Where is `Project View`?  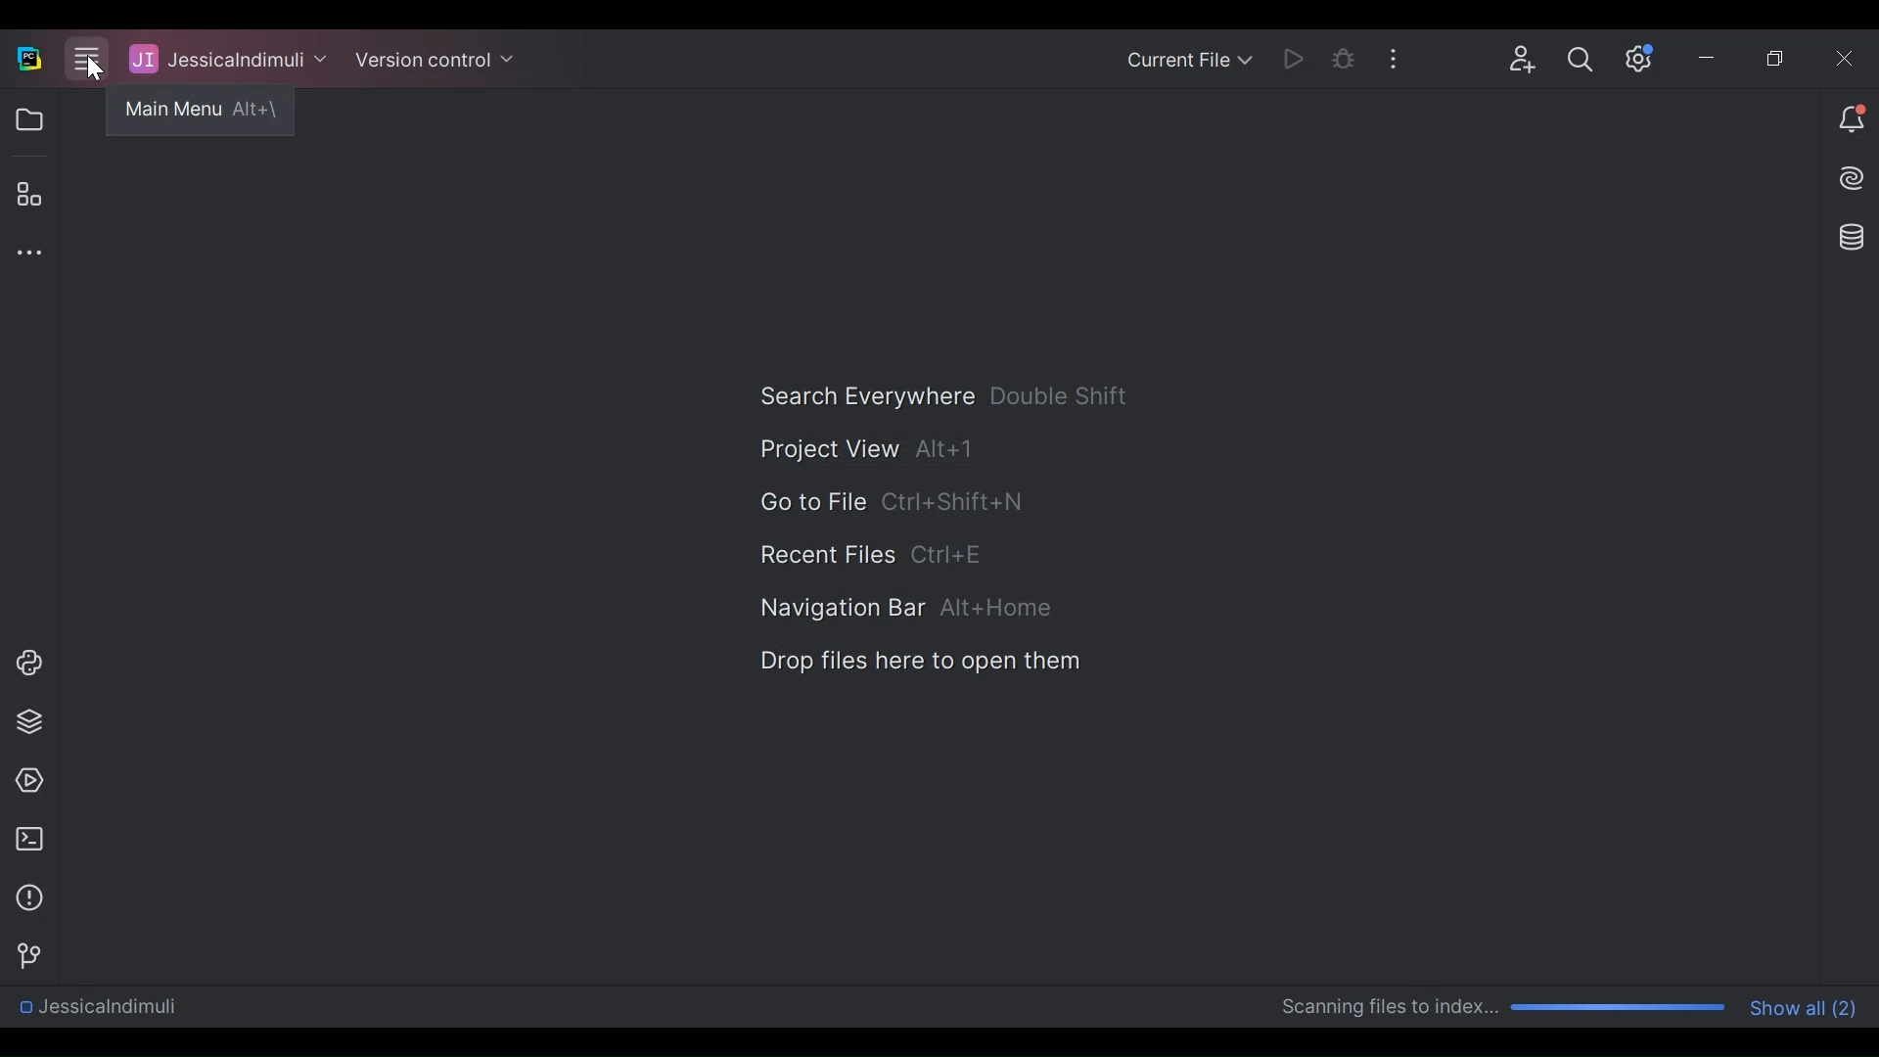 Project View is located at coordinates (28, 120).